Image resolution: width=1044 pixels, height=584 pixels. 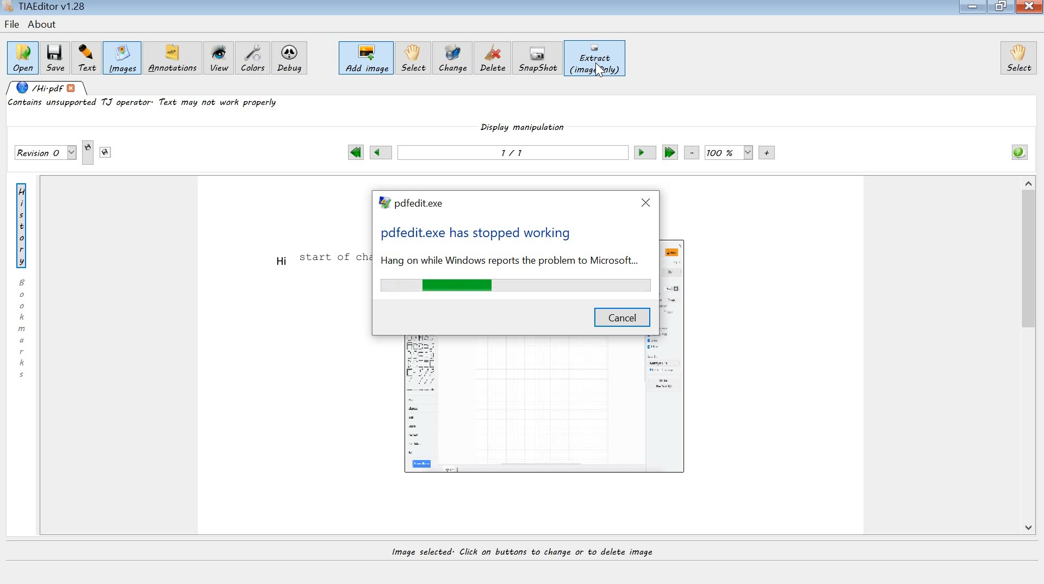 I want to click on snapshot, so click(x=539, y=58).